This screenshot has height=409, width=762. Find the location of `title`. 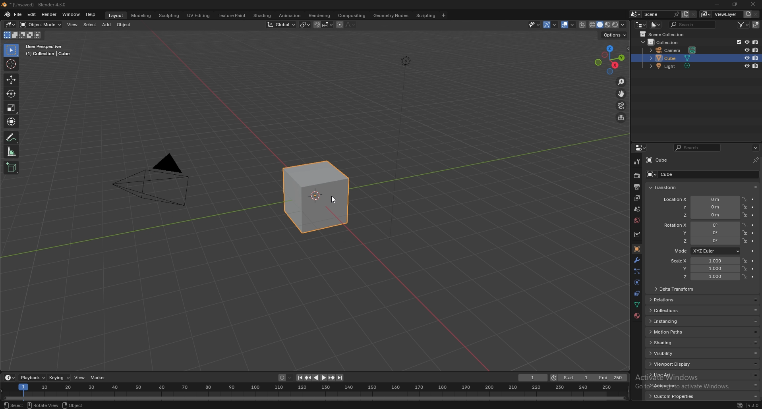

title is located at coordinates (36, 5).